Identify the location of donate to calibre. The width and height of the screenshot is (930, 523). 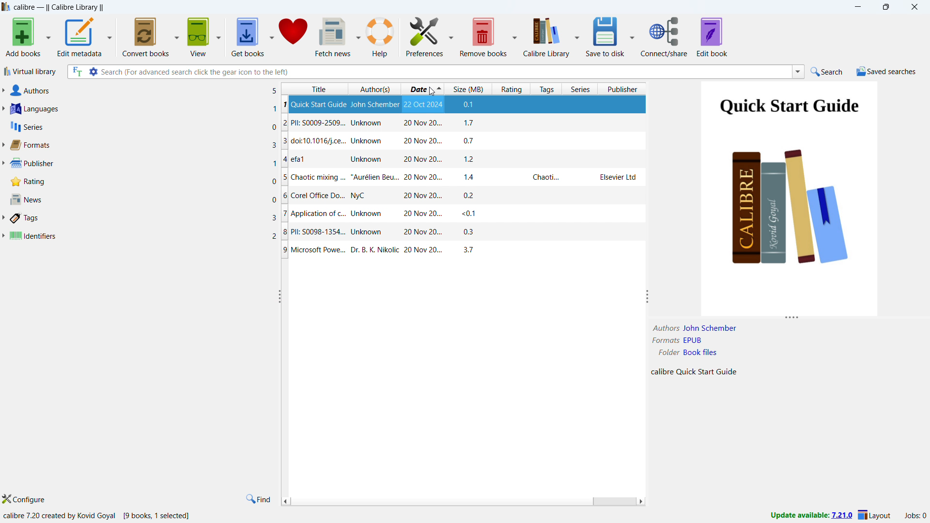
(293, 35).